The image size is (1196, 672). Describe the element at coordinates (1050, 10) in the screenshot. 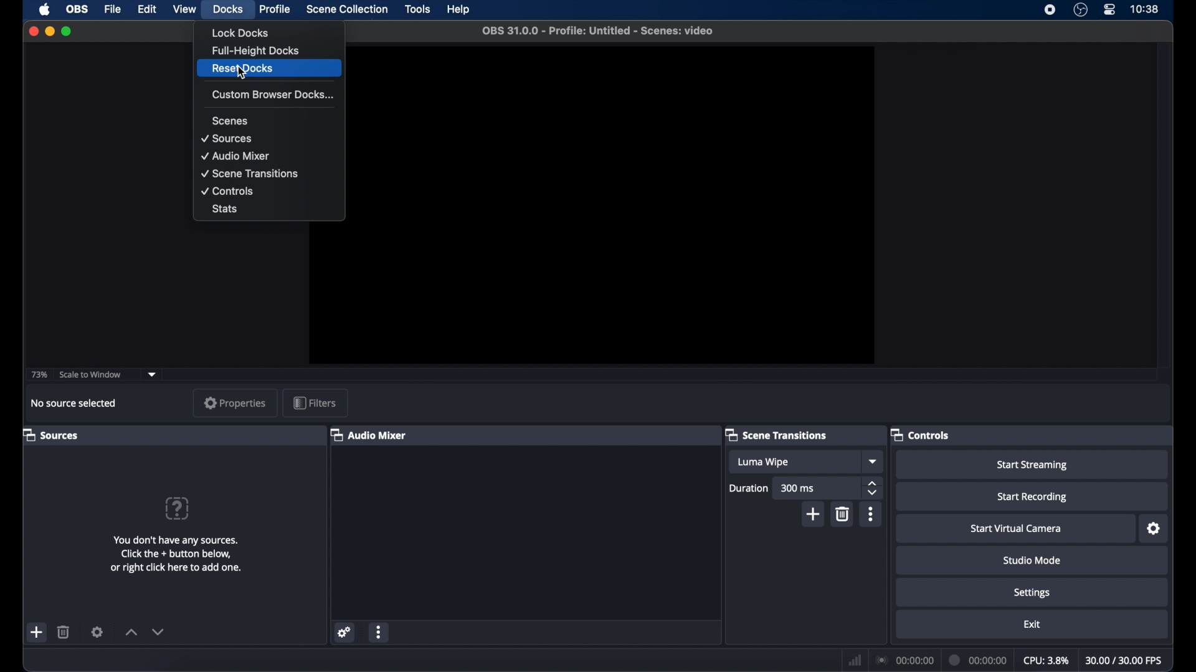

I see `screen recorder icon` at that location.